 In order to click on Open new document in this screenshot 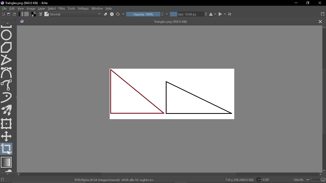, I will do `click(9, 14)`.